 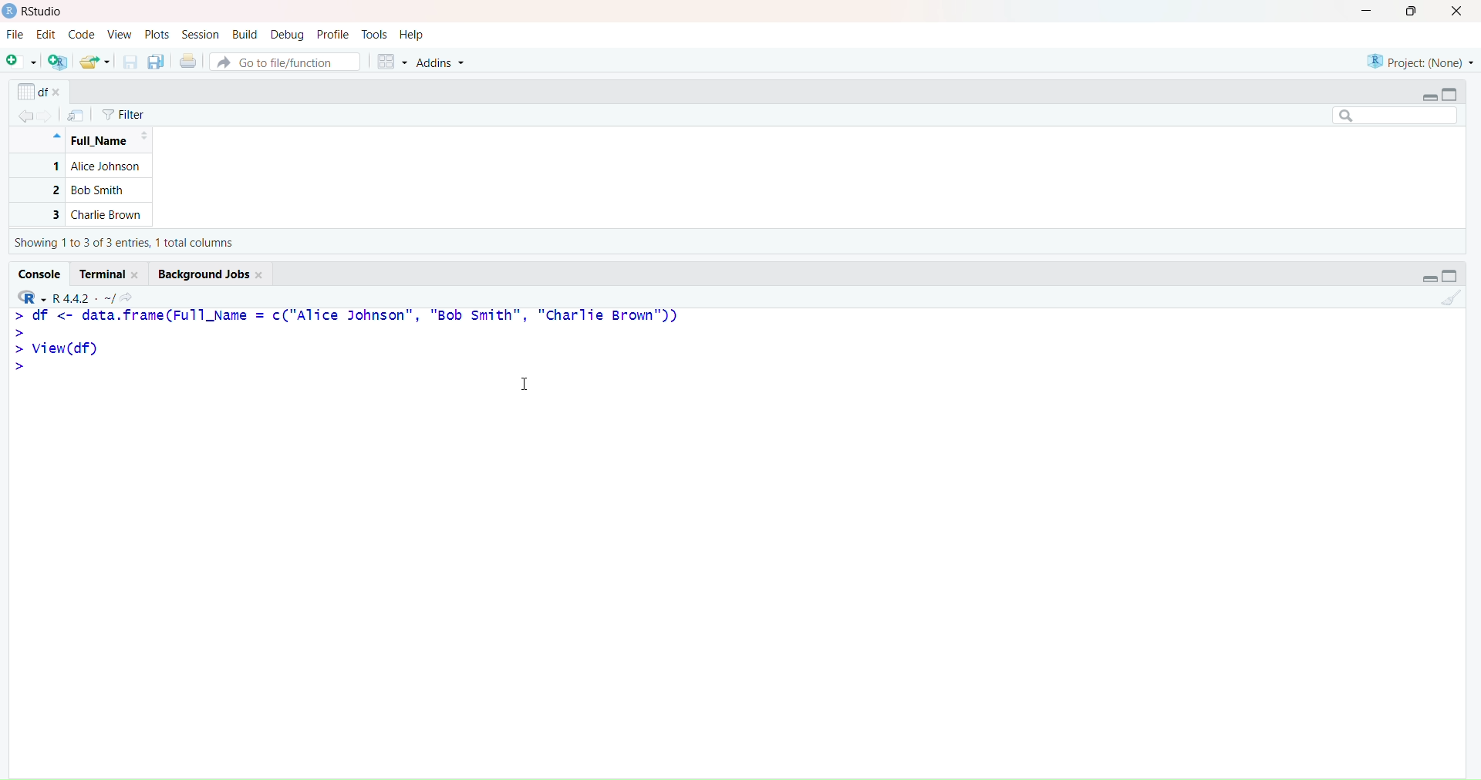 What do you see at coordinates (22, 114) in the screenshot?
I see `Go back to the previous source location (Ctrl + F9)` at bounding box center [22, 114].